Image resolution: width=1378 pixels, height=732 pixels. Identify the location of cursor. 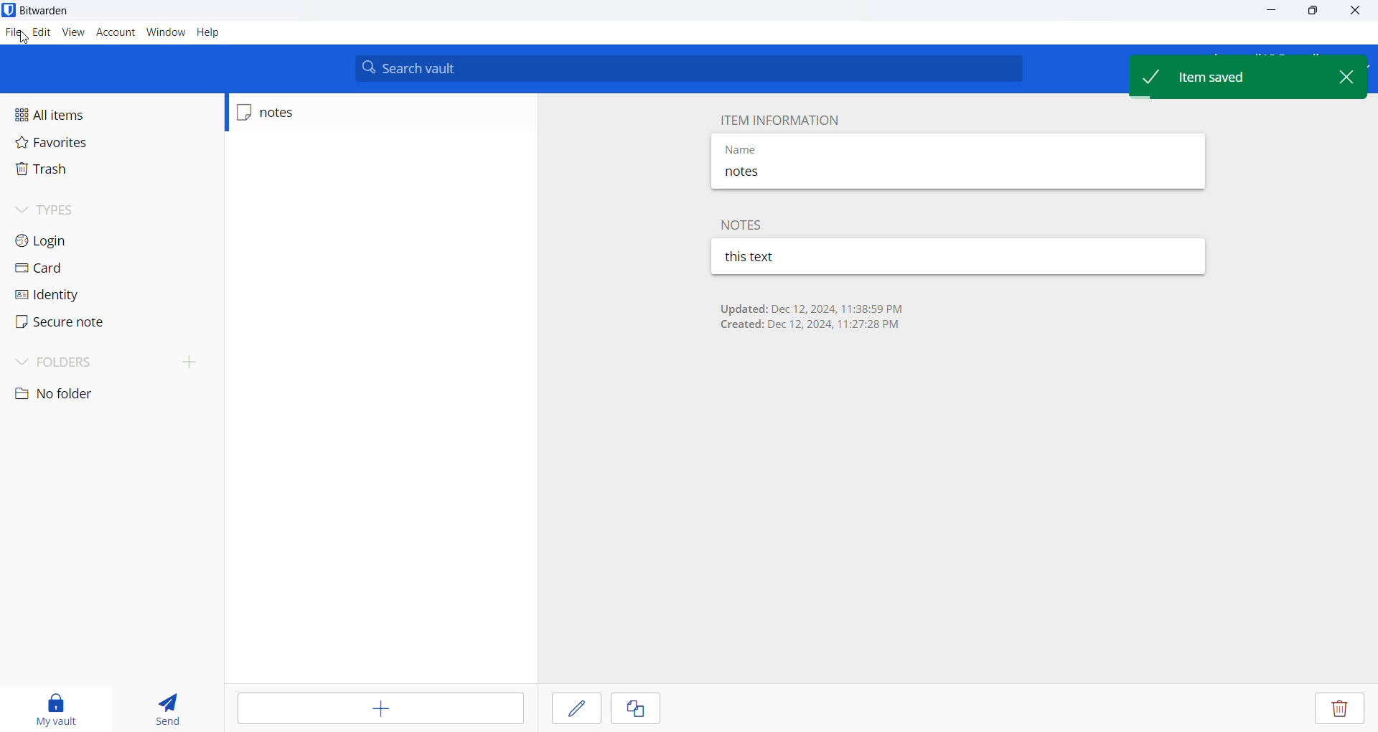
(23, 37).